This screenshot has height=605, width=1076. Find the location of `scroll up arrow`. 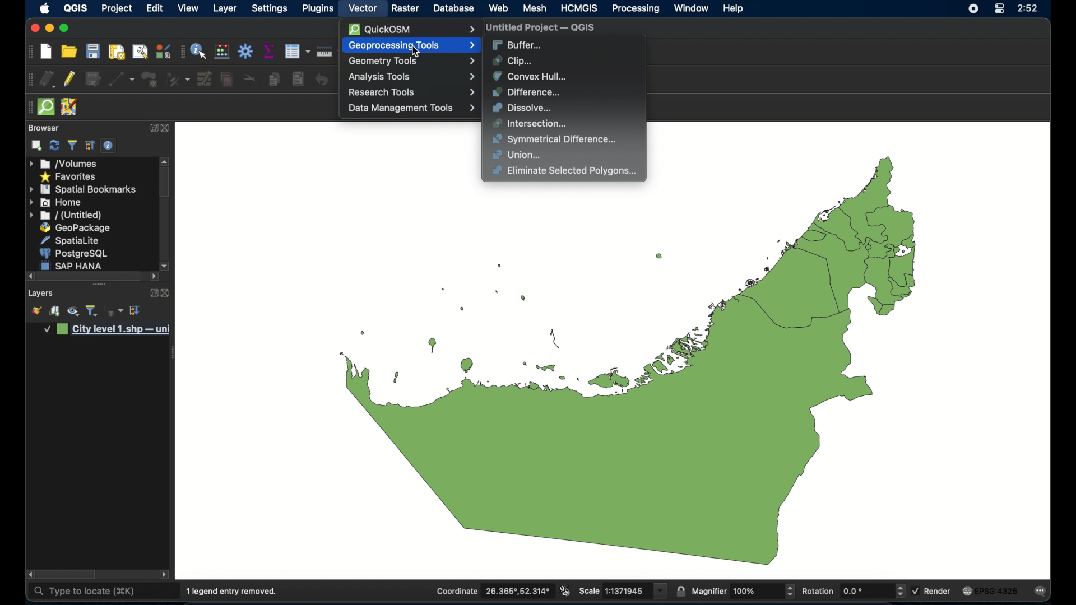

scroll up arrow is located at coordinates (165, 160).